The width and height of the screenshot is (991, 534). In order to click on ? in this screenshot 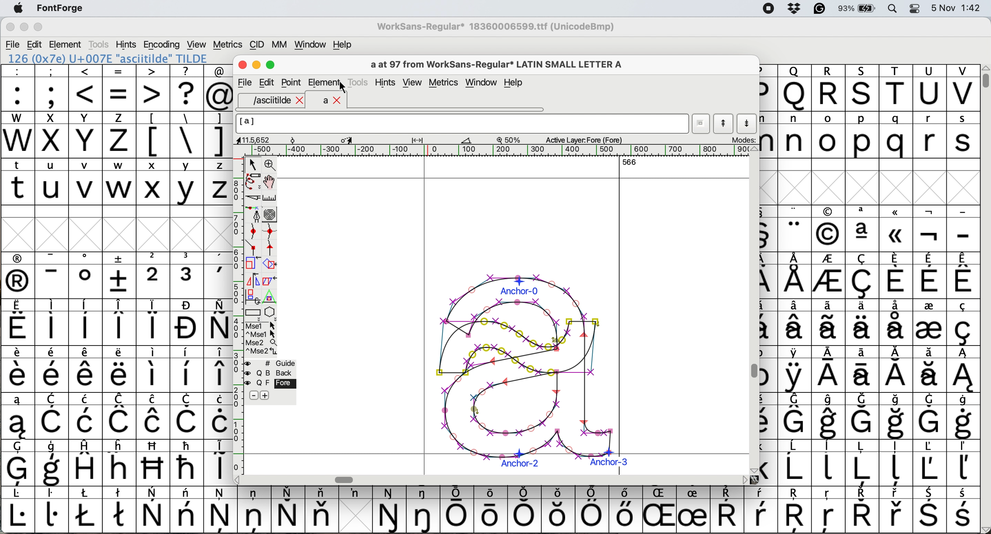, I will do `click(187, 87)`.